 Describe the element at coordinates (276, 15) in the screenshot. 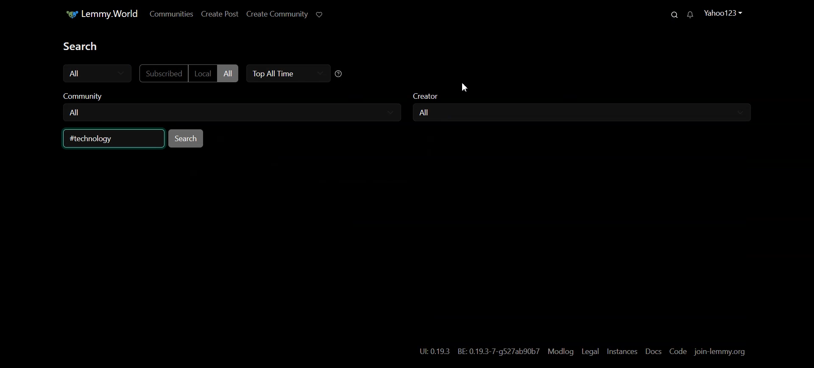

I see `Create Community` at that location.